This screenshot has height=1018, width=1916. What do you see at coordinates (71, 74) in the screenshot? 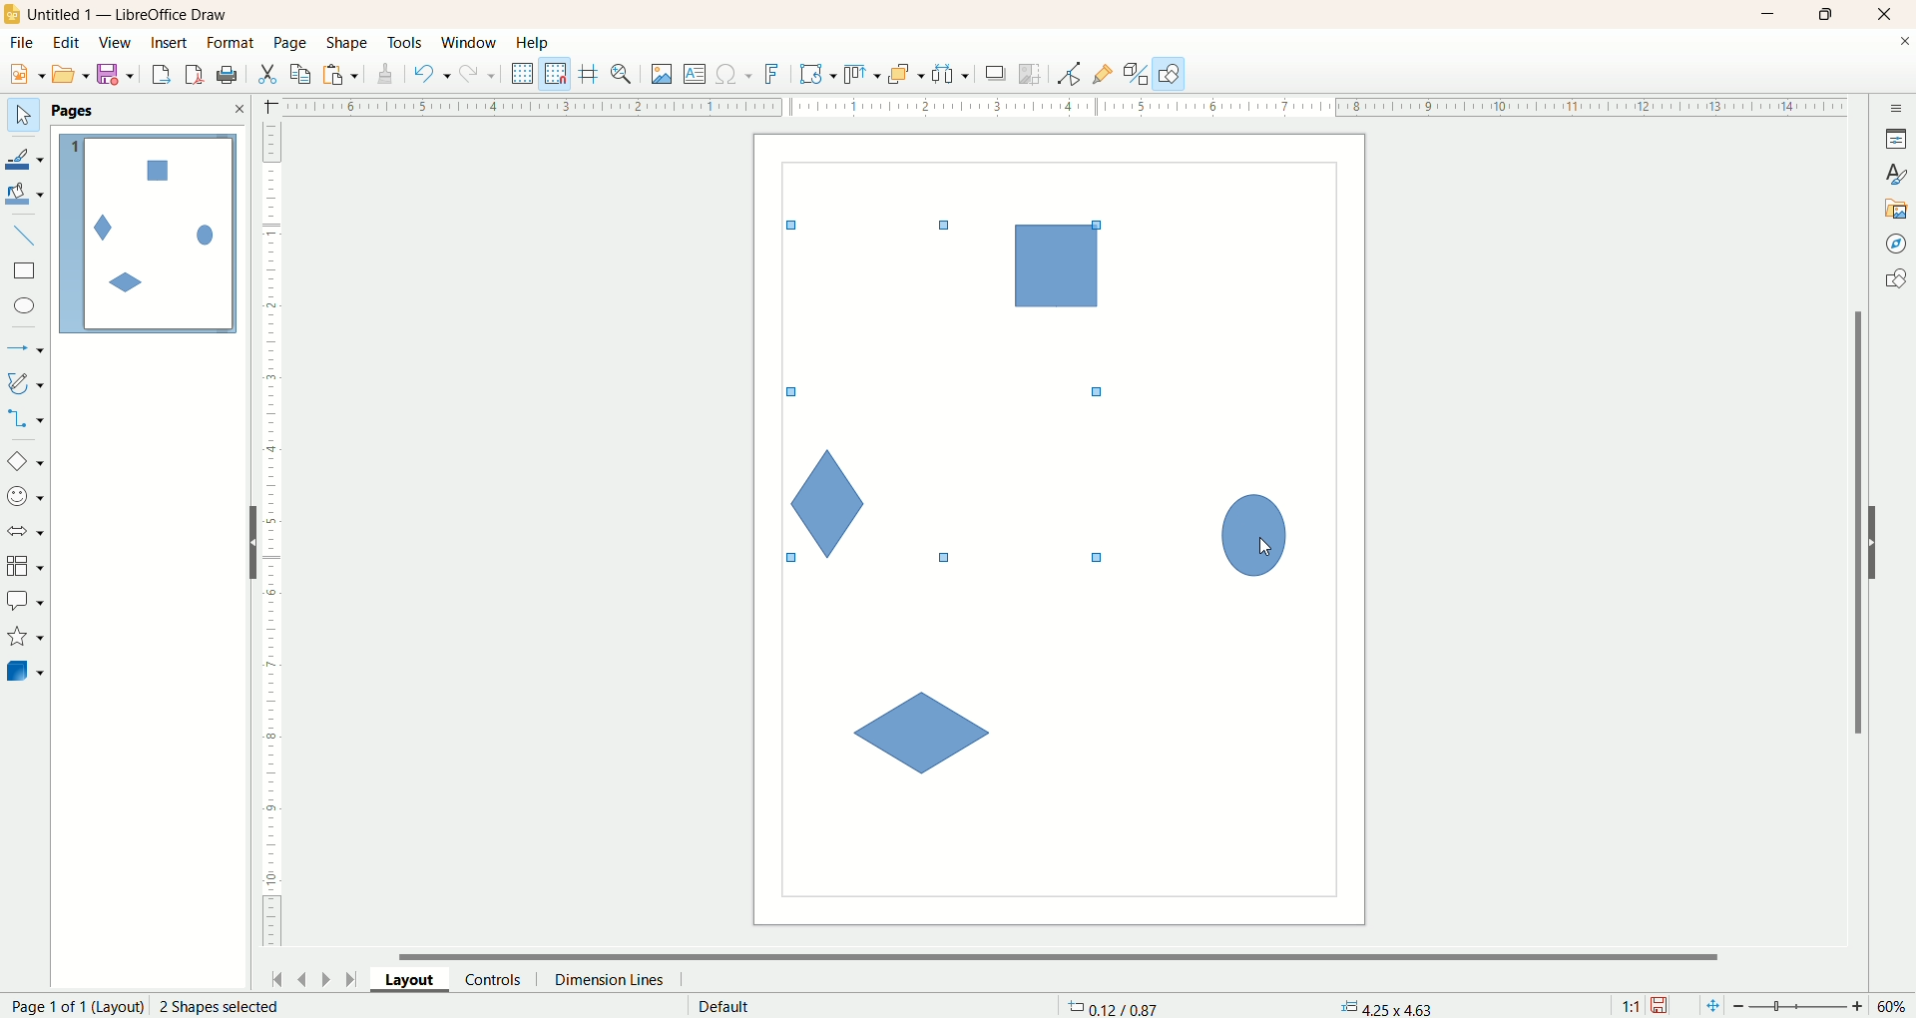
I see `open` at bounding box center [71, 74].